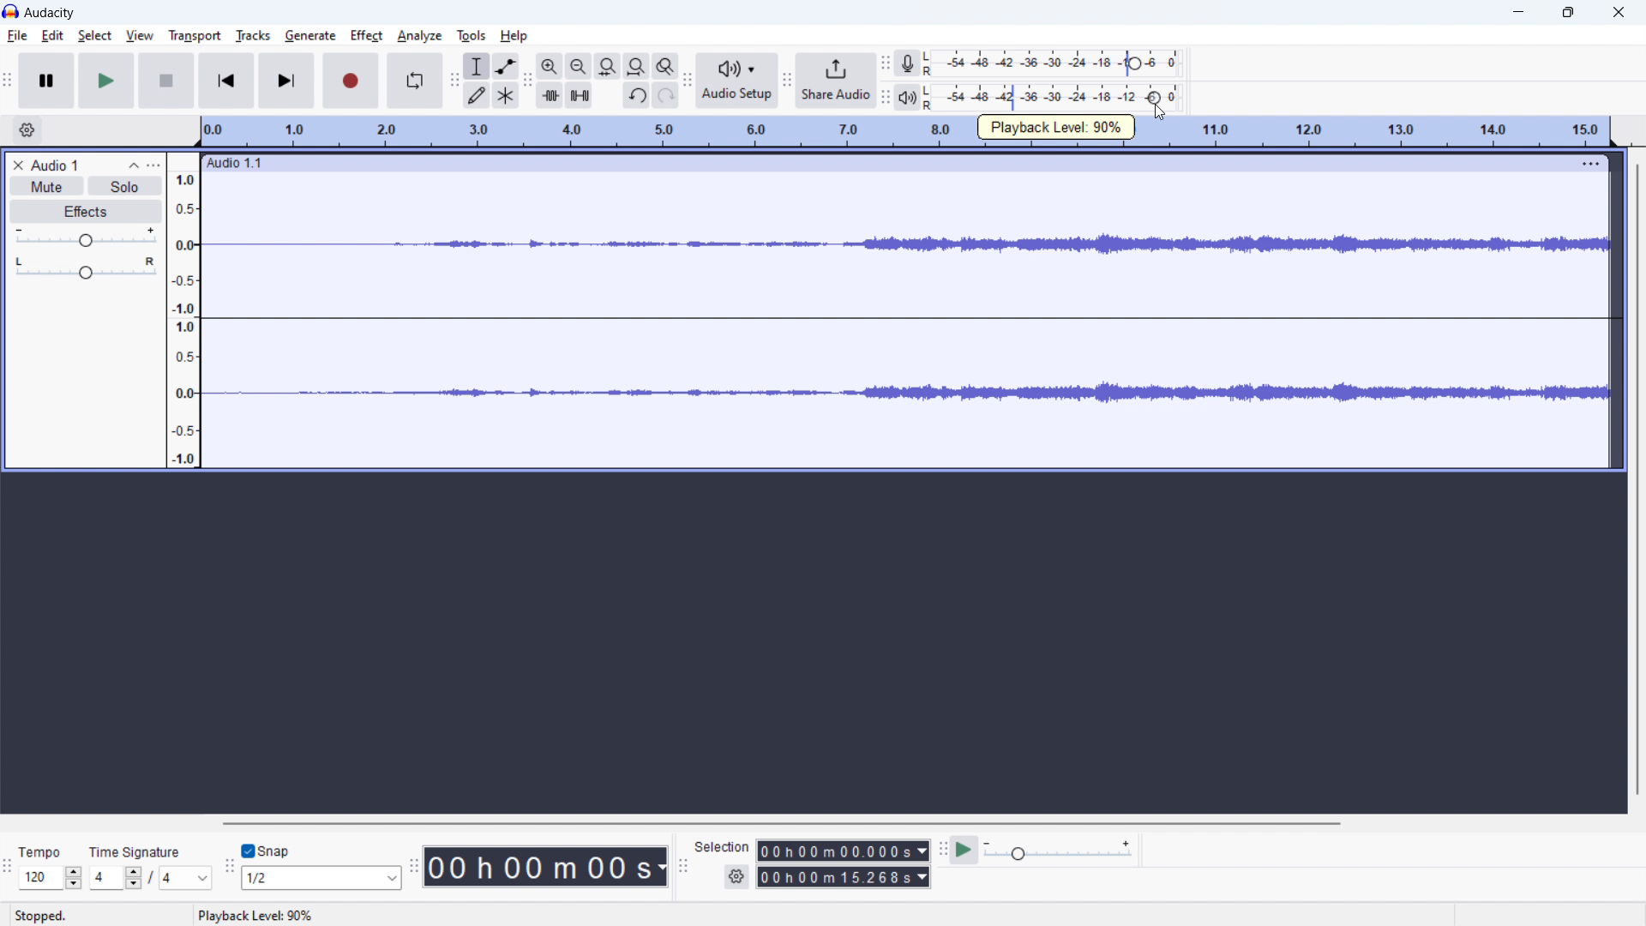  What do you see at coordinates (550, 66) in the screenshot?
I see `zoom in` at bounding box center [550, 66].